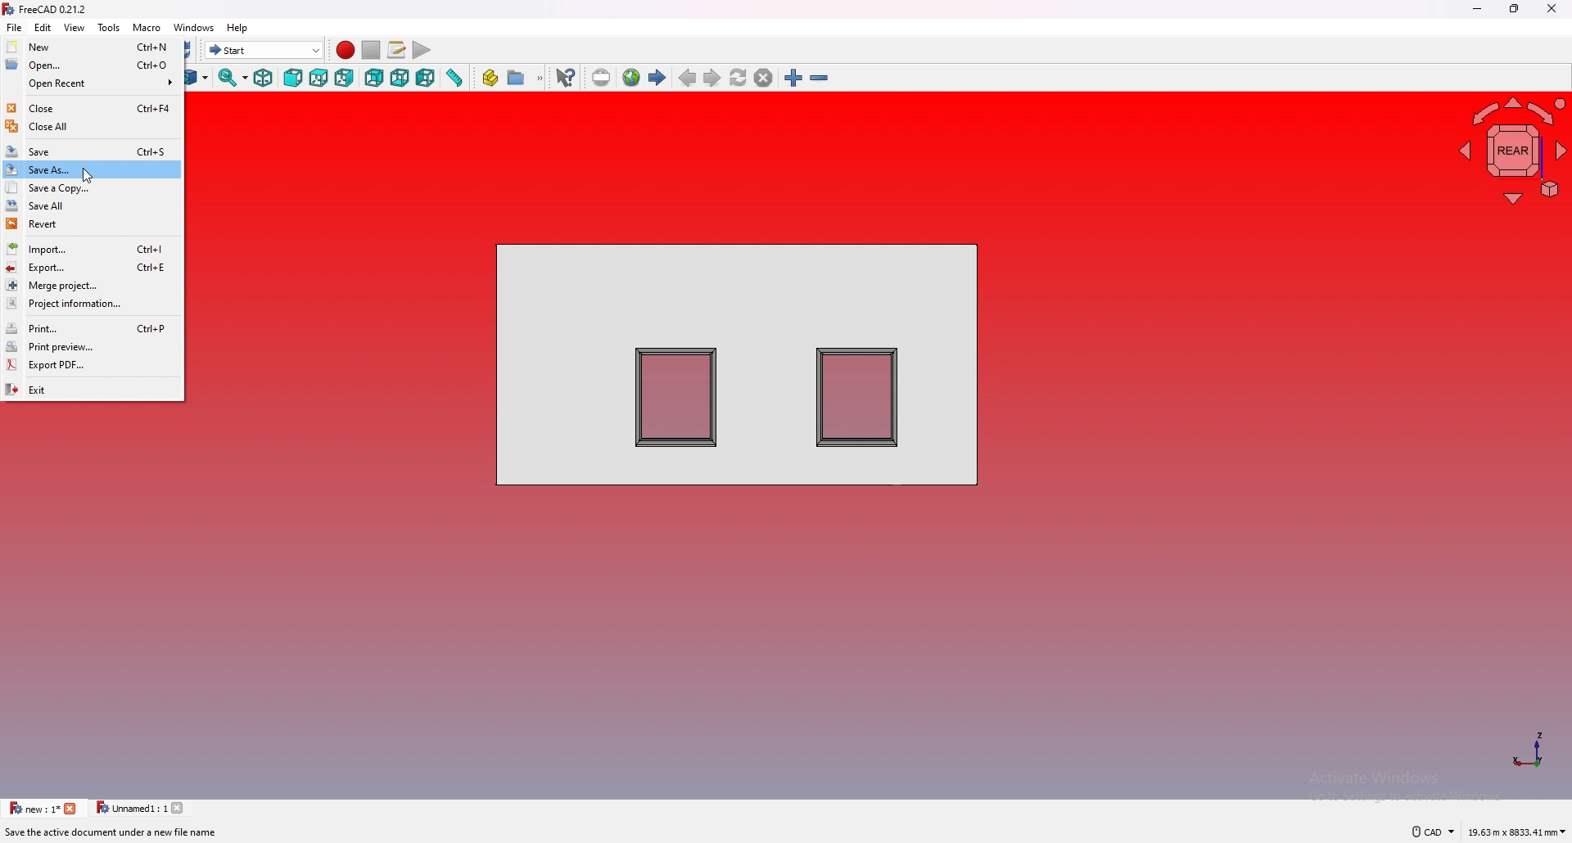  Describe the element at coordinates (147, 27) in the screenshot. I see `macro` at that location.